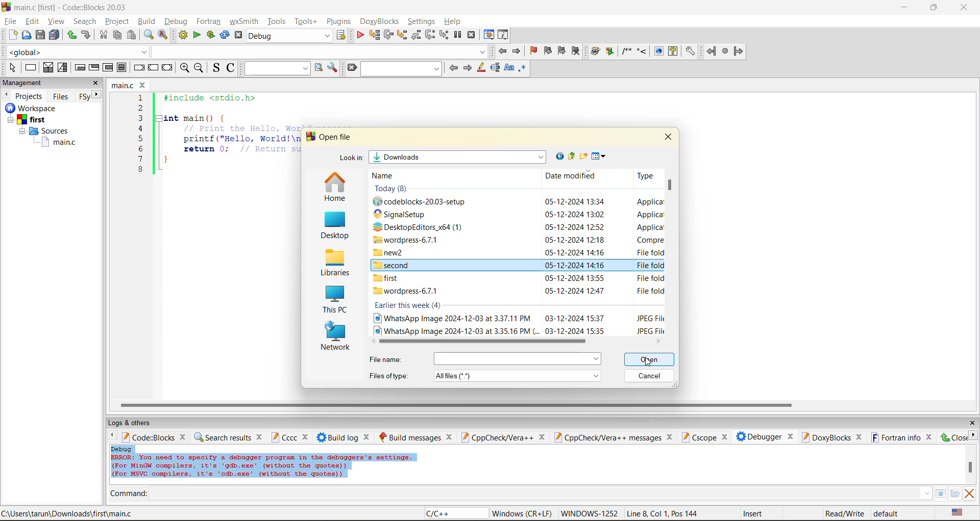 This screenshot has height=521, width=980. I want to click on date and time, so click(575, 291).